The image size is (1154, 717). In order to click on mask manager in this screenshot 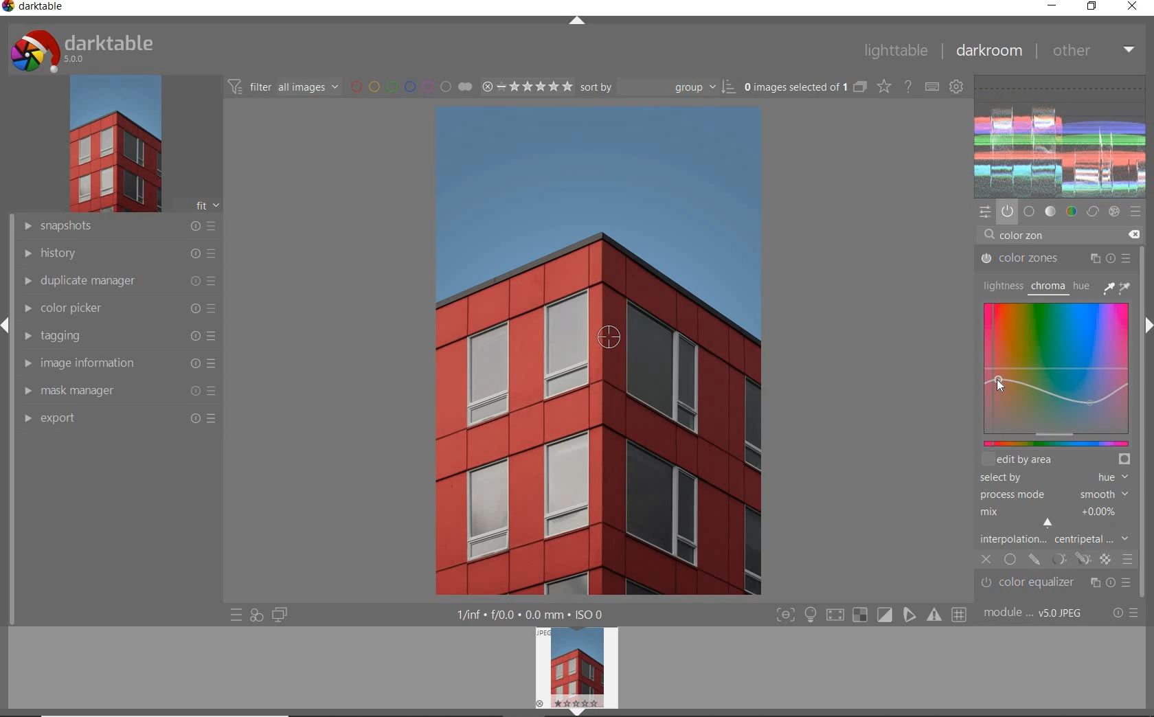, I will do `click(117, 390)`.